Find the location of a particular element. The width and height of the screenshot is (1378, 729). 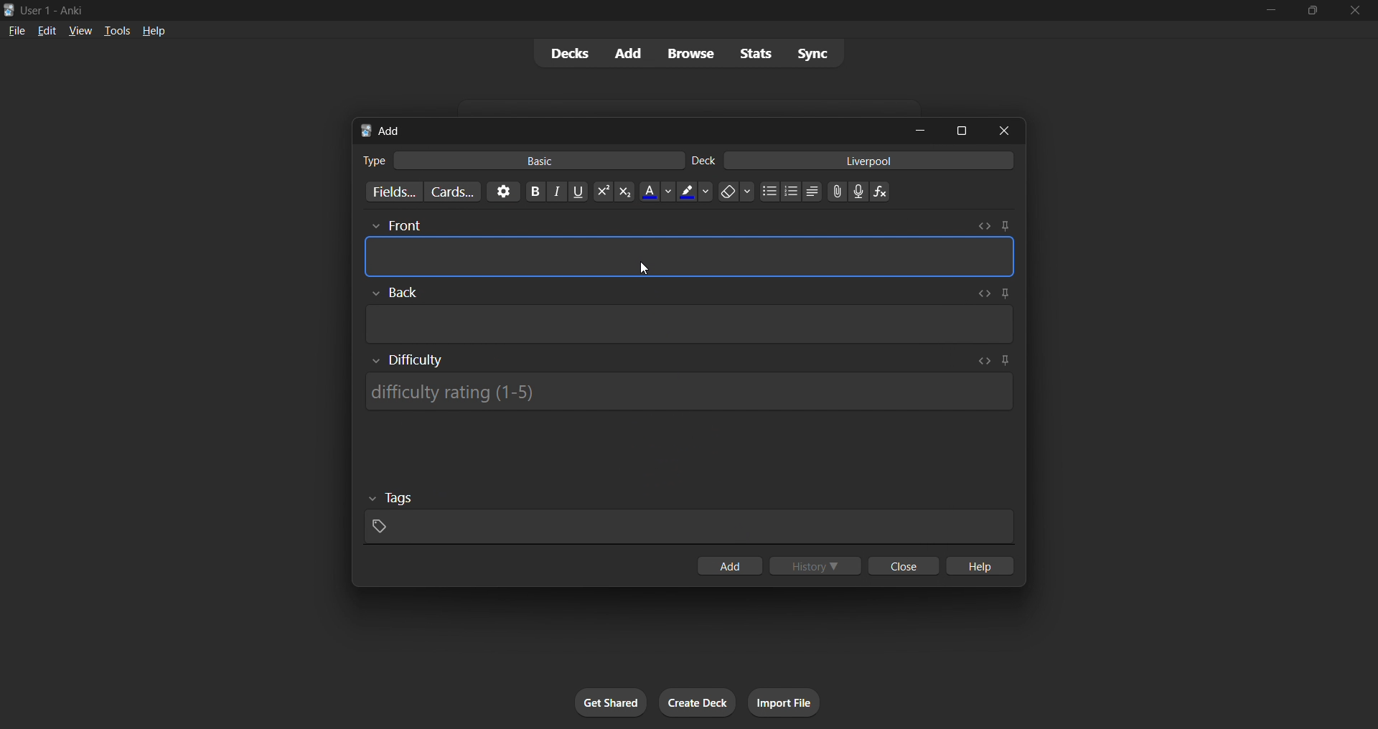

Toggle HTML editor is located at coordinates (984, 226).